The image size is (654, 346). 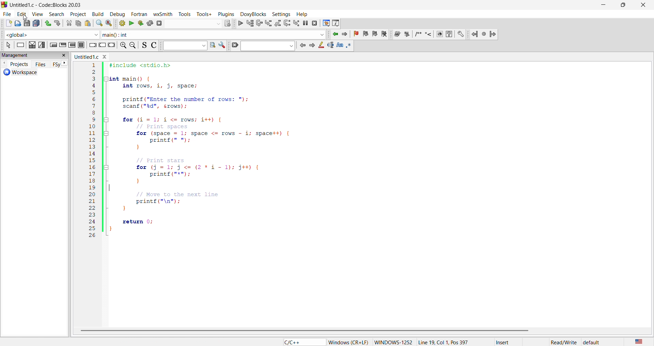 What do you see at coordinates (348, 342) in the screenshot?
I see `Windows (CR+LF)` at bounding box center [348, 342].